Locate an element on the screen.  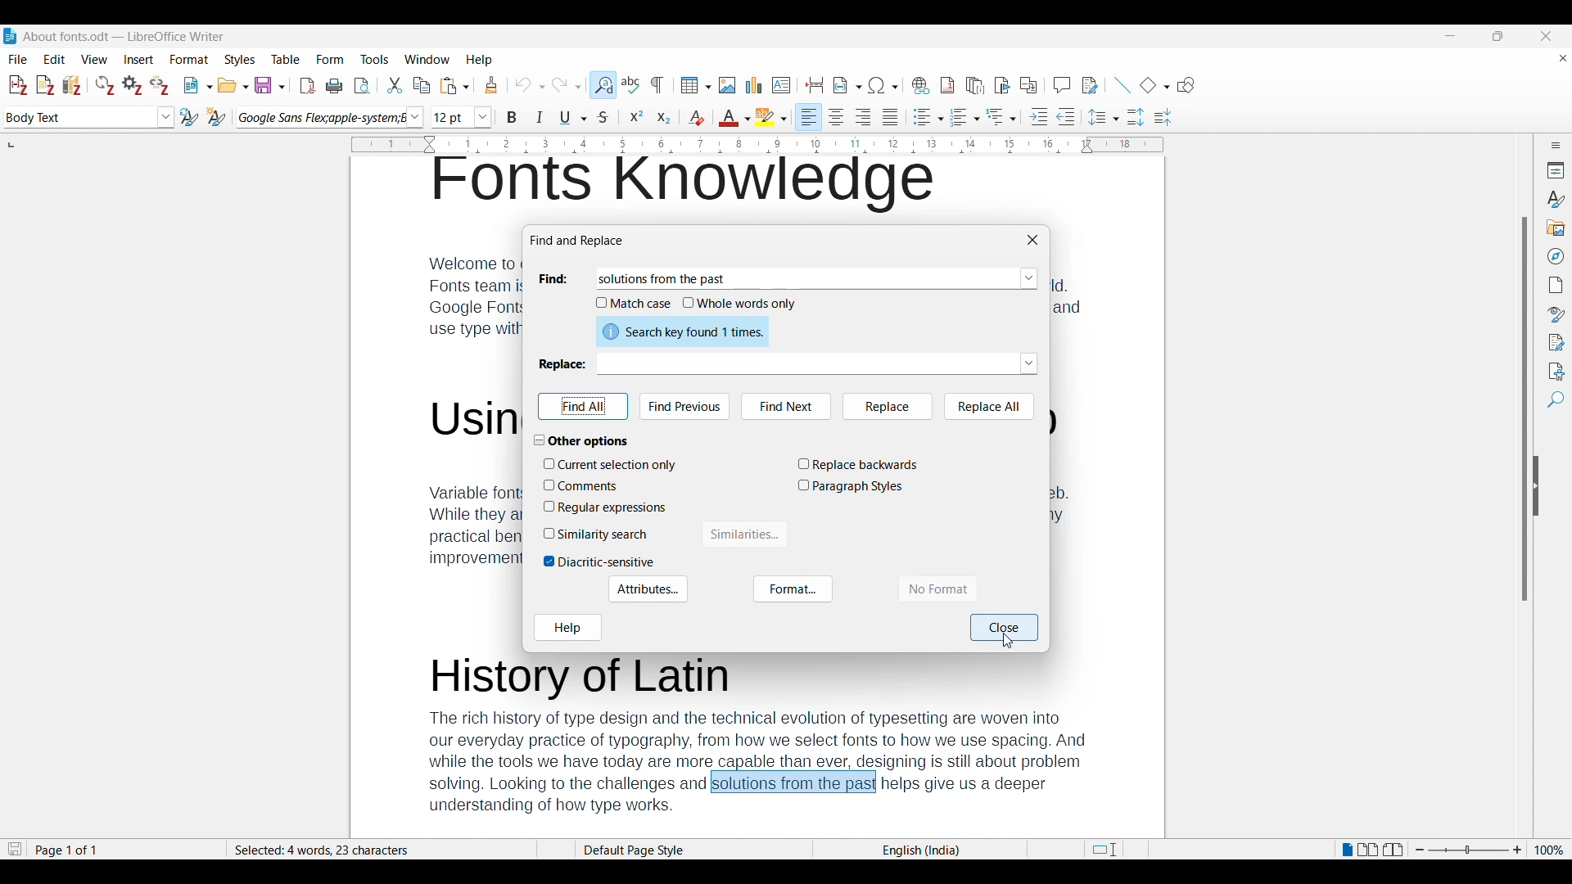
Superscript is located at coordinates (637, 118).